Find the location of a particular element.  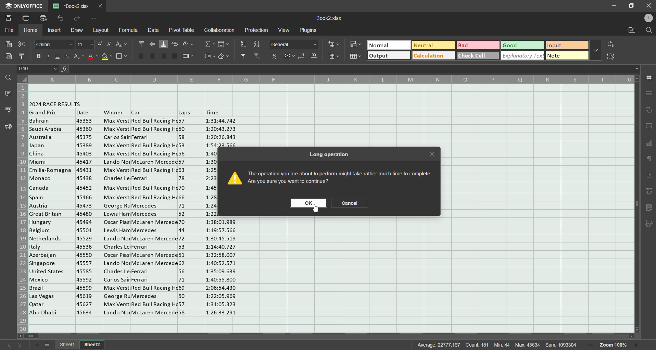

column names is located at coordinates (334, 79).